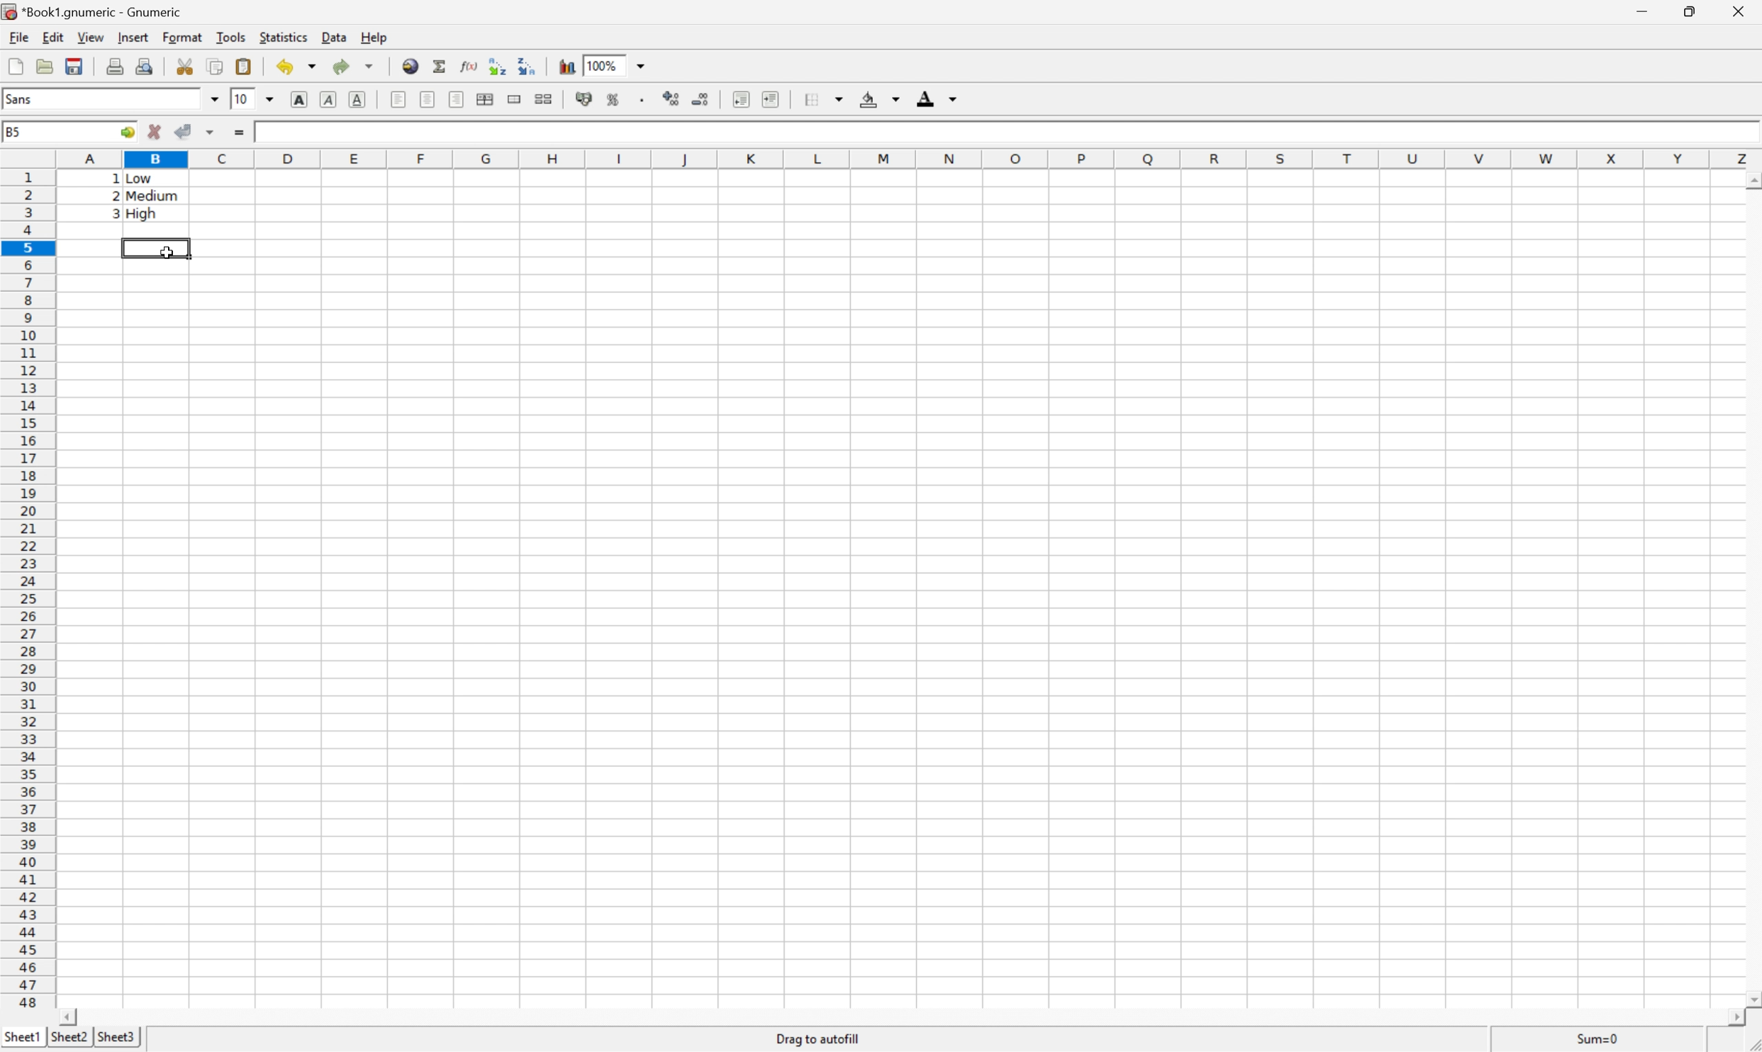 The image size is (1762, 1052). Describe the element at coordinates (233, 37) in the screenshot. I see `Tools` at that location.